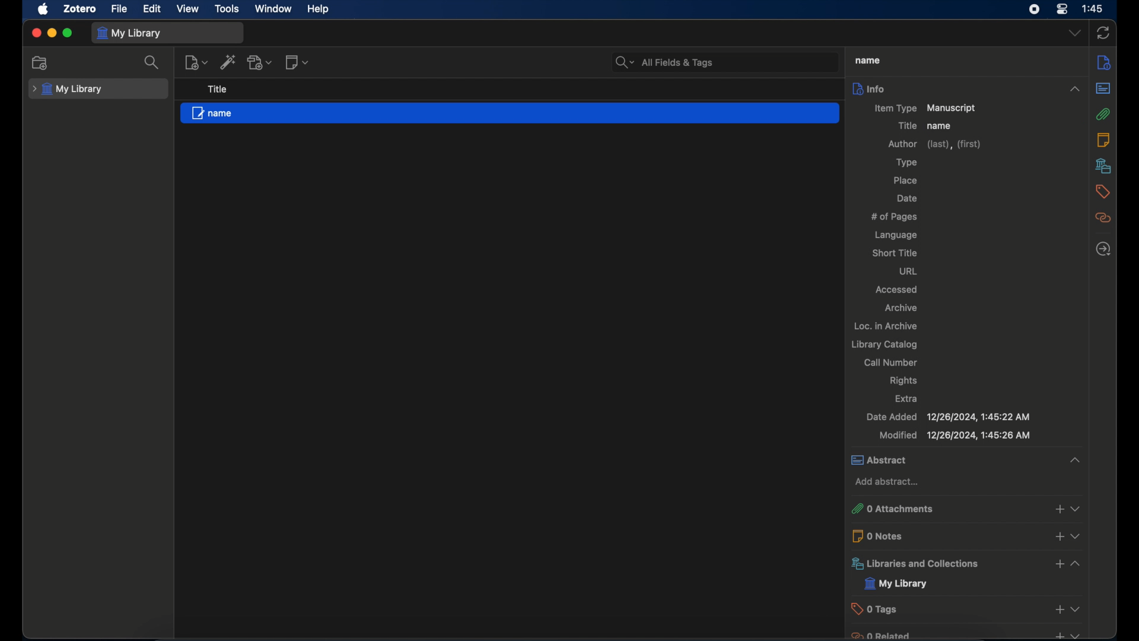 The height and width of the screenshot is (641, 1139). I want to click on title, so click(221, 90).